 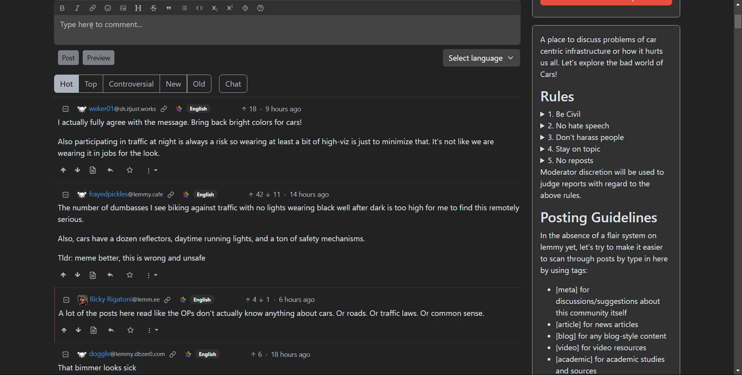 I want to click on upvote, so click(x=64, y=275).